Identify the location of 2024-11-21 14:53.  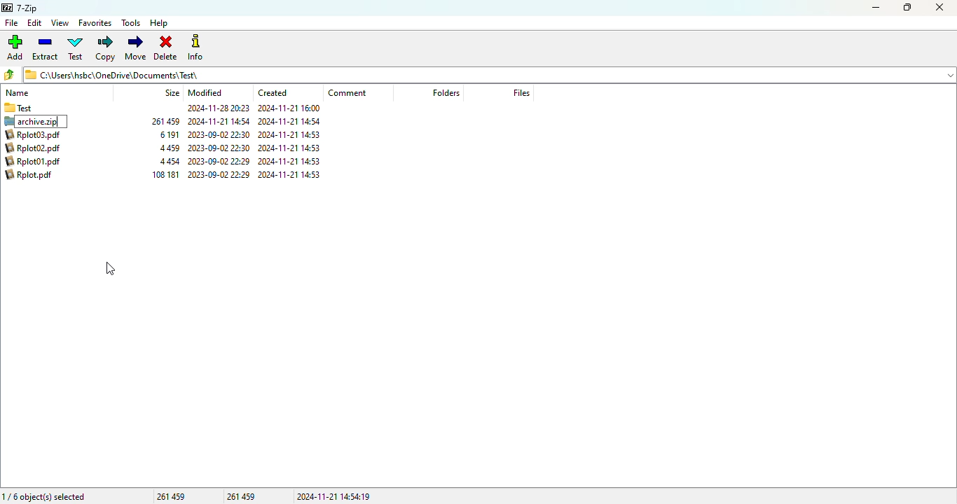
(291, 174).